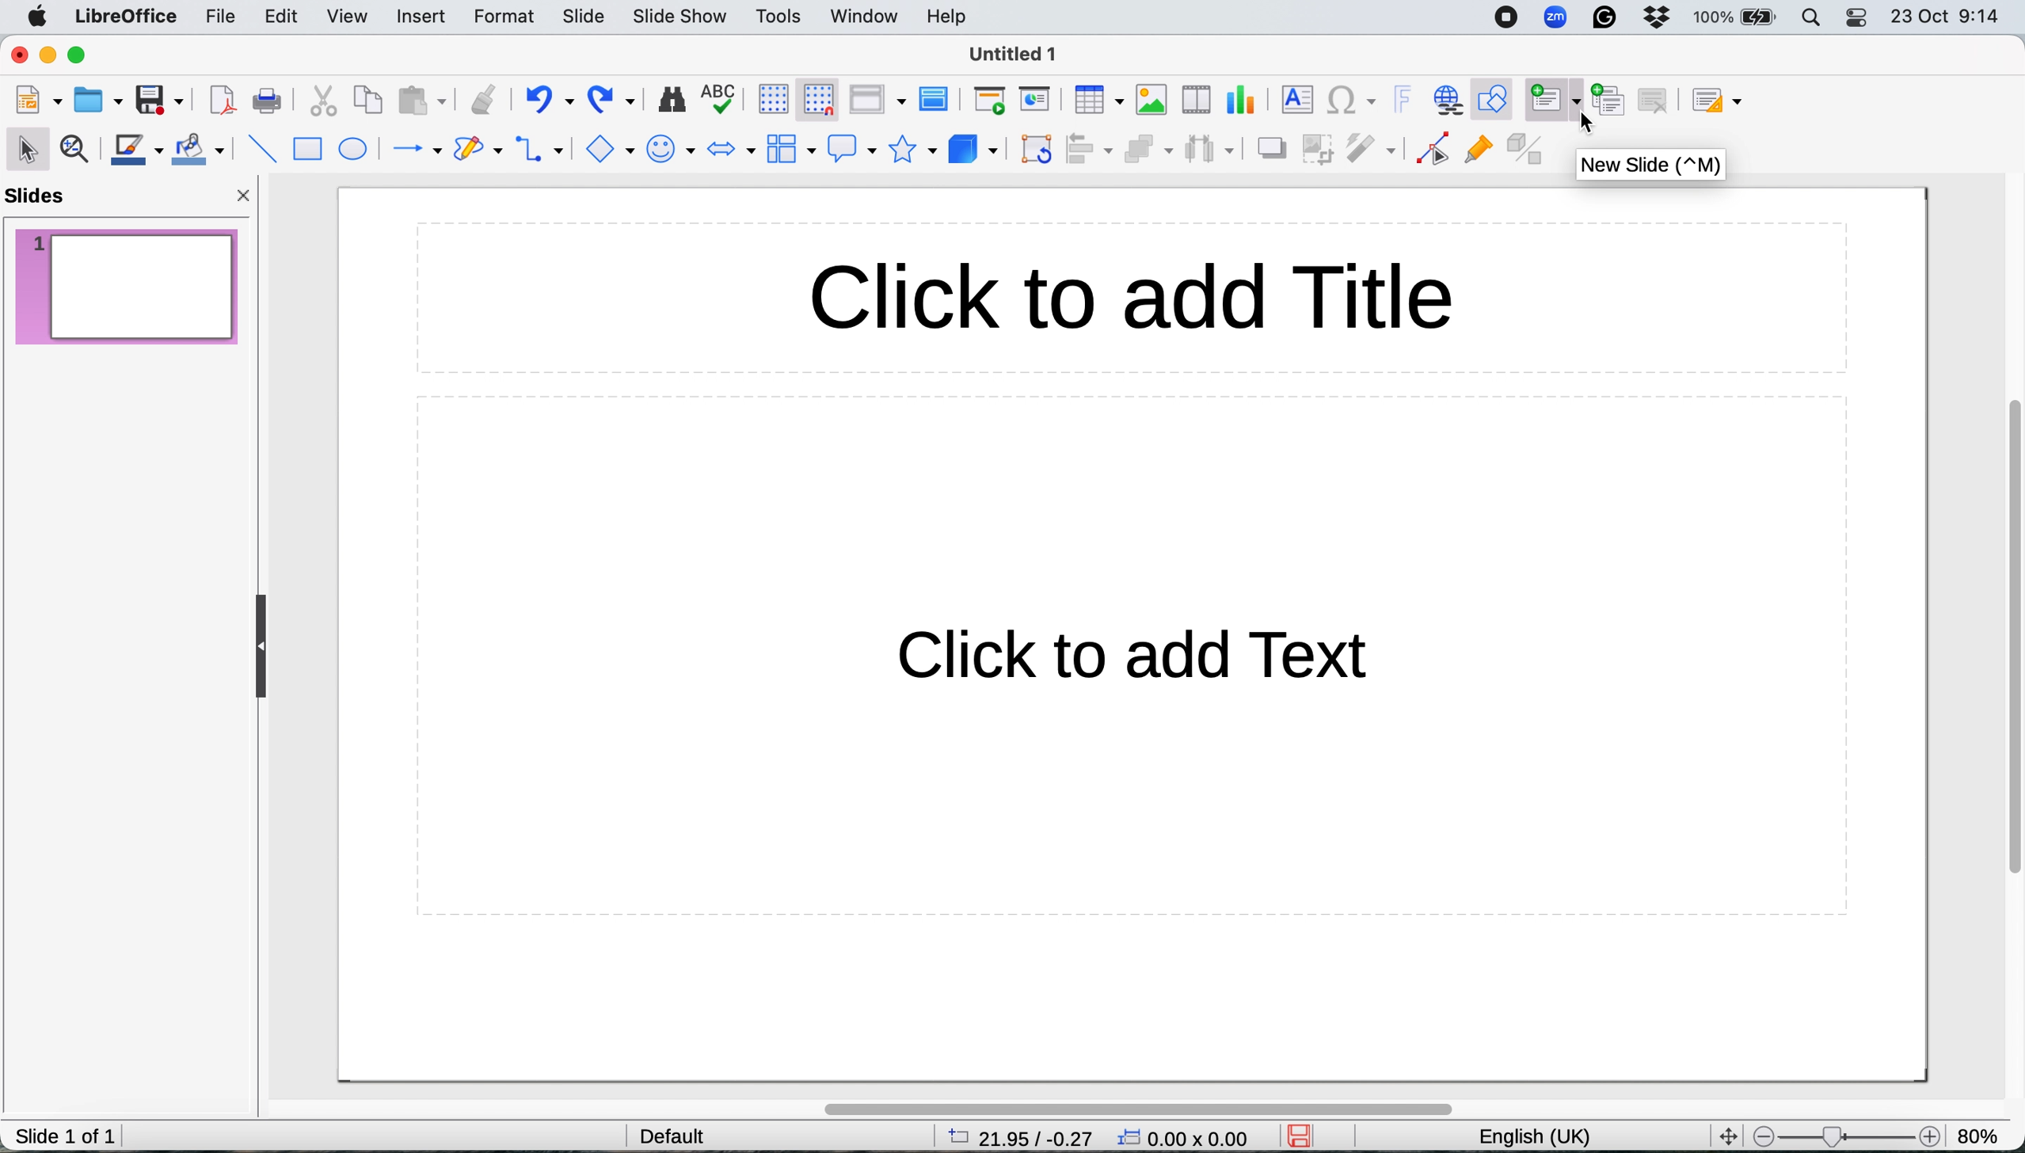  I want to click on redo, so click(615, 100).